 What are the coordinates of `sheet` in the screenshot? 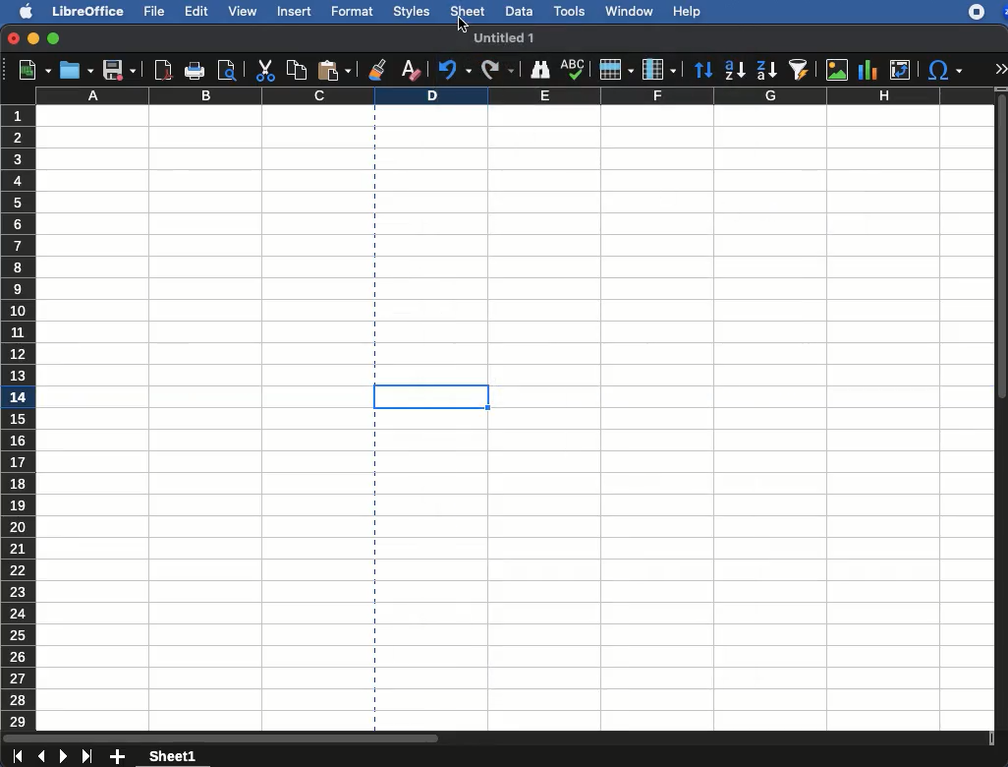 It's located at (469, 10).